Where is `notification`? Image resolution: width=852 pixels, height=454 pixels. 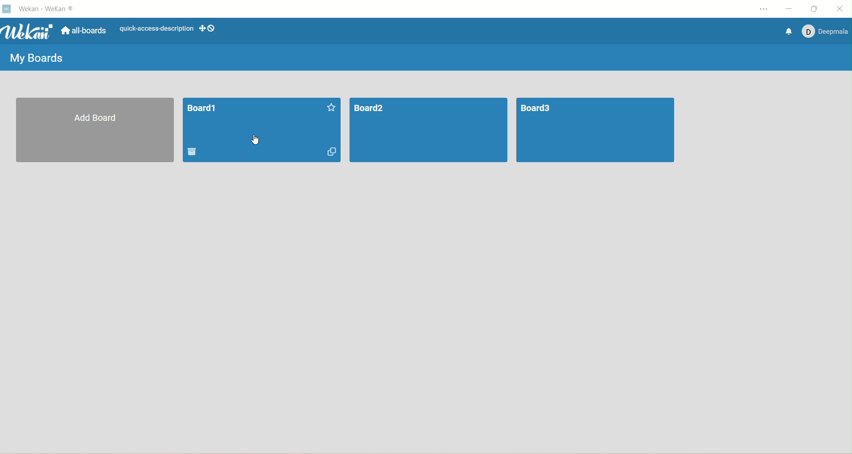 notification is located at coordinates (788, 31).